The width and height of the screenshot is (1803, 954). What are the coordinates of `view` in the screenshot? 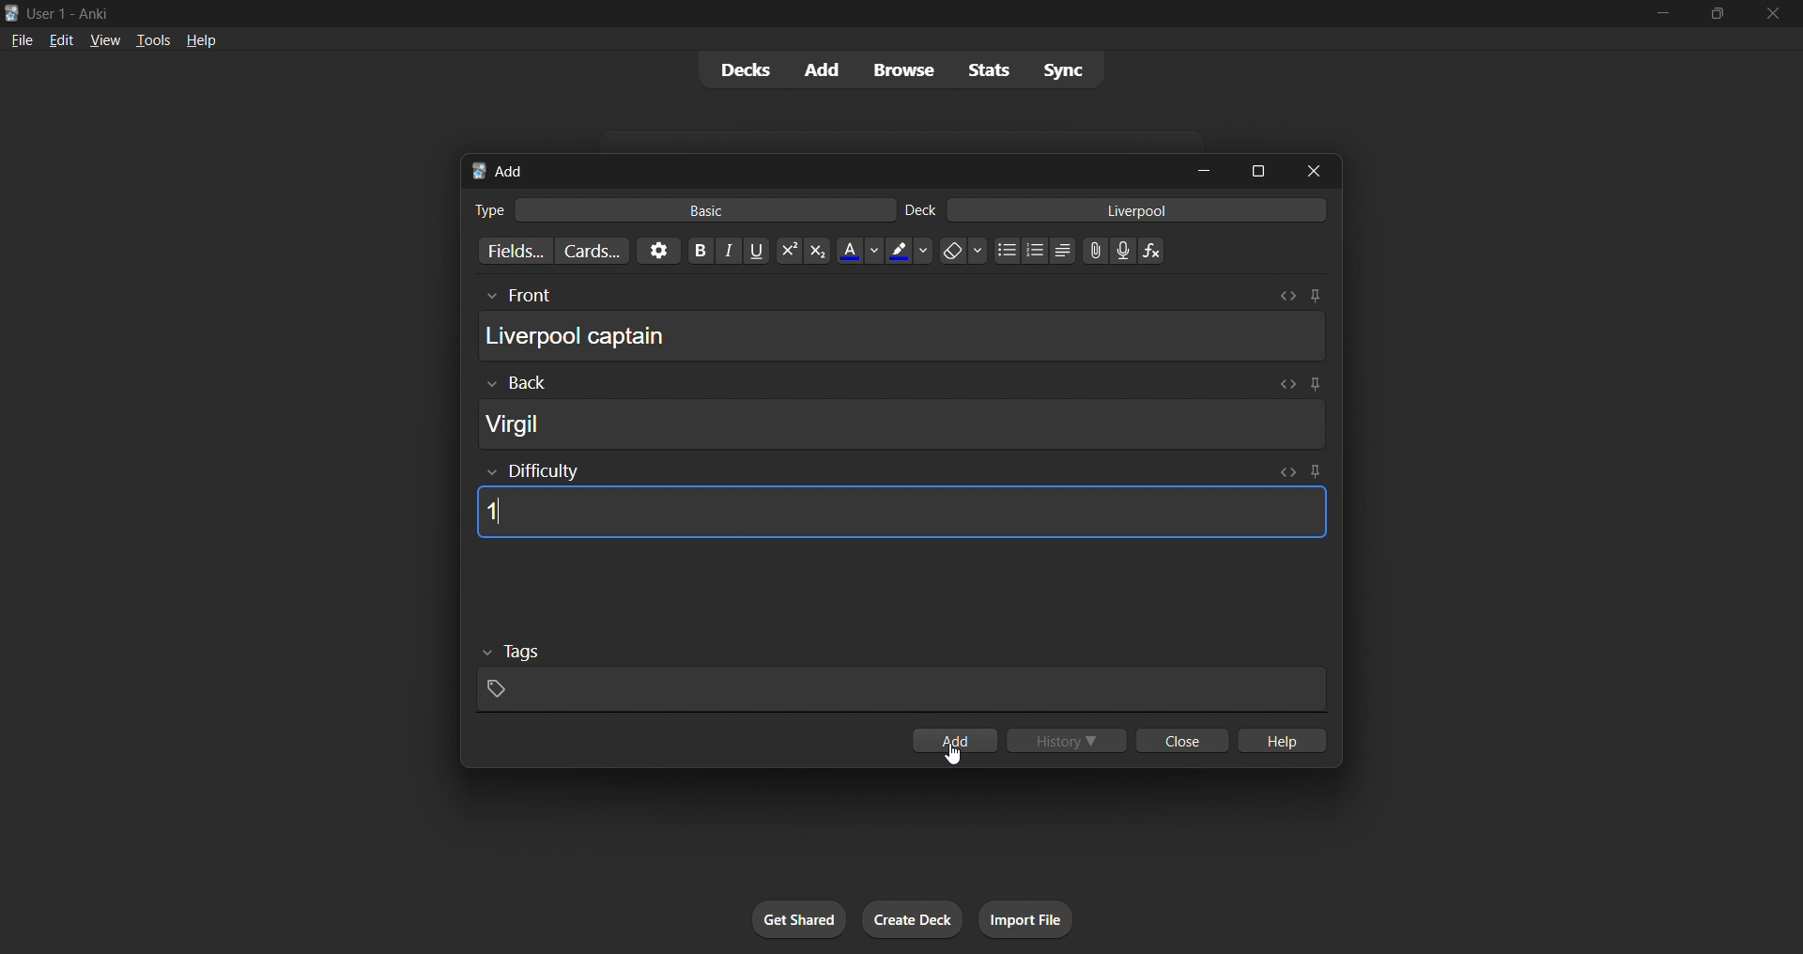 It's located at (105, 39).